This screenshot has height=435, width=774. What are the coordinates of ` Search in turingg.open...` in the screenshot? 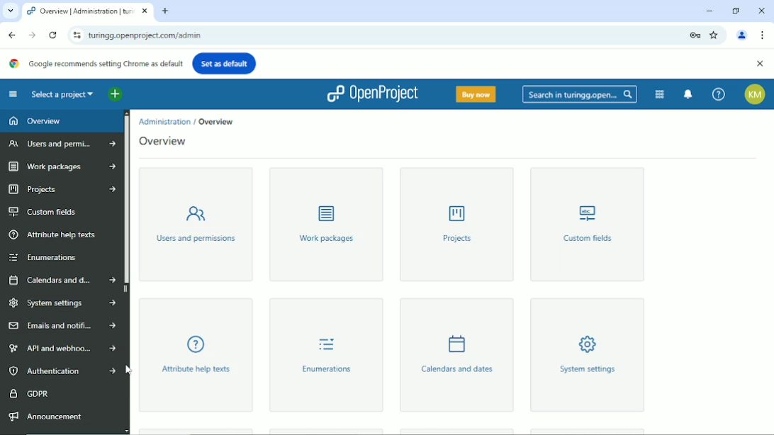 It's located at (580, 94).